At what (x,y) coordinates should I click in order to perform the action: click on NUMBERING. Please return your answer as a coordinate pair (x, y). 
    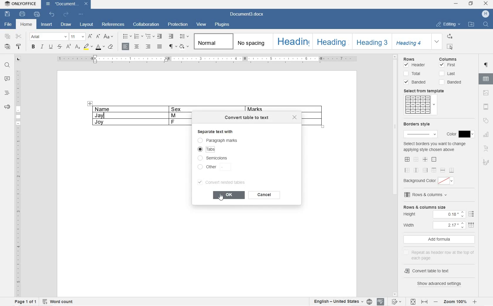
    Looking at the image, I should click on (139, 35).